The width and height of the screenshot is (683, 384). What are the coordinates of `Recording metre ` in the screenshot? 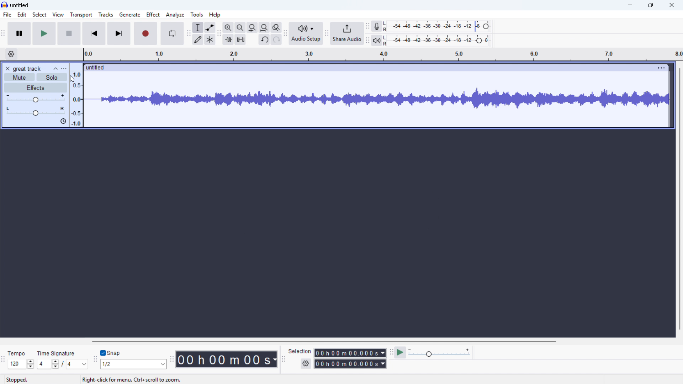 It's located at (376, 26).